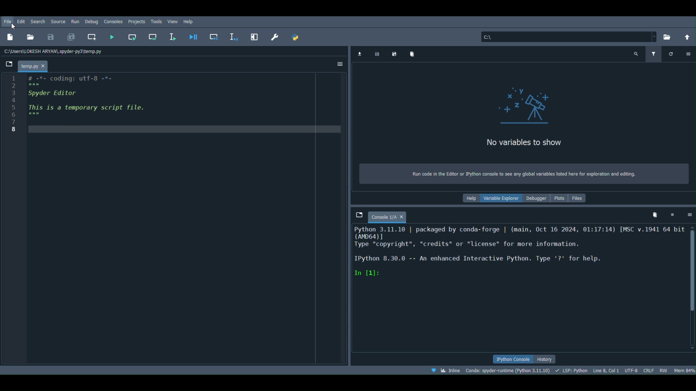  Describe the element at coordinates (688, 38) in the screenshot. I see `Change to parent directory` at that location.